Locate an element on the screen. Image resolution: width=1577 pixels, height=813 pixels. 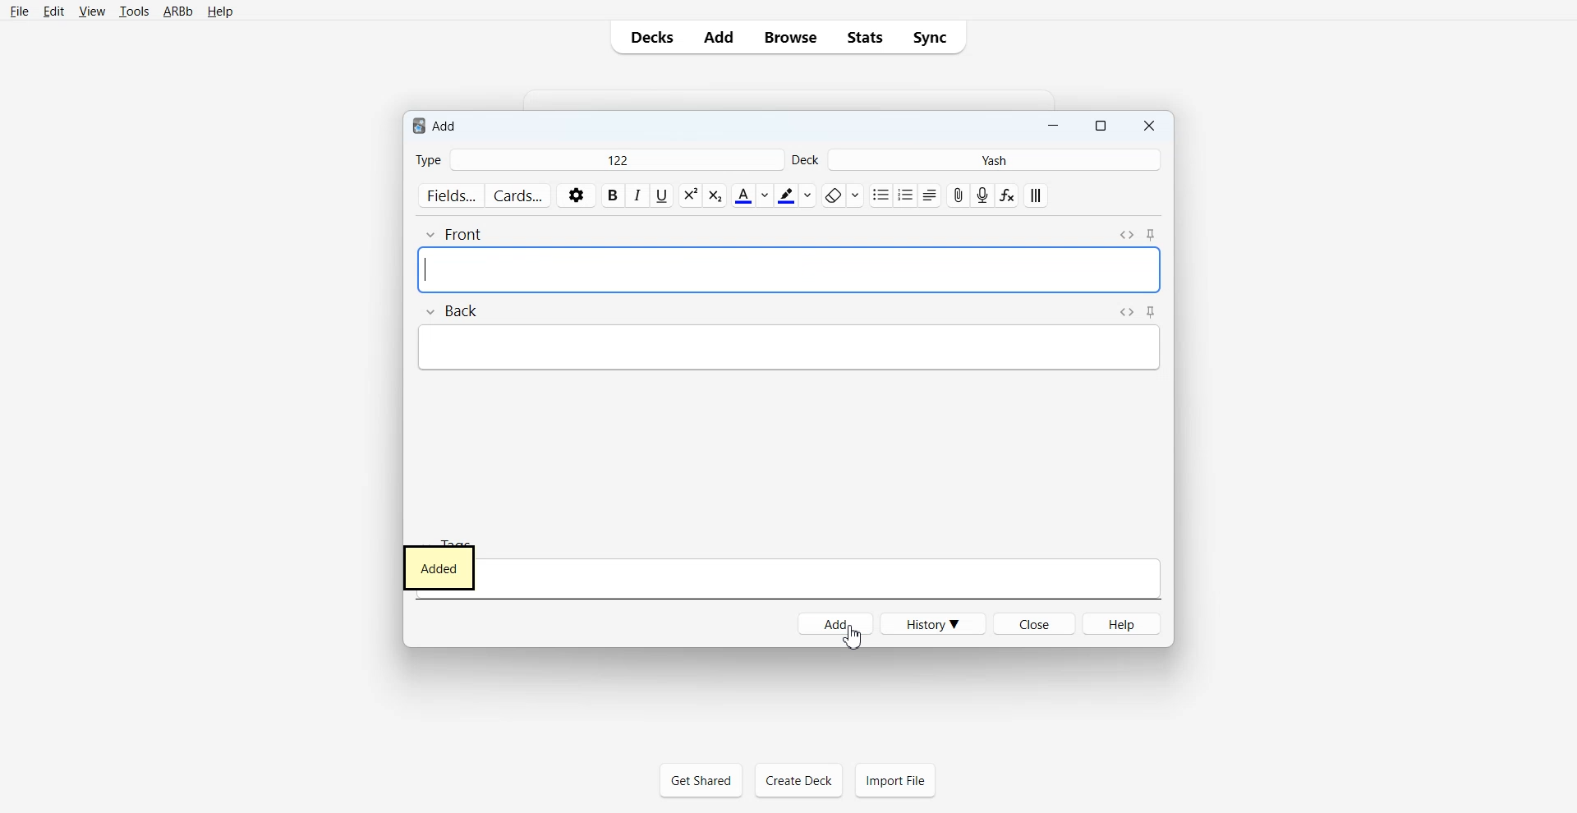
navigate is located at coordinates (1147, 310).